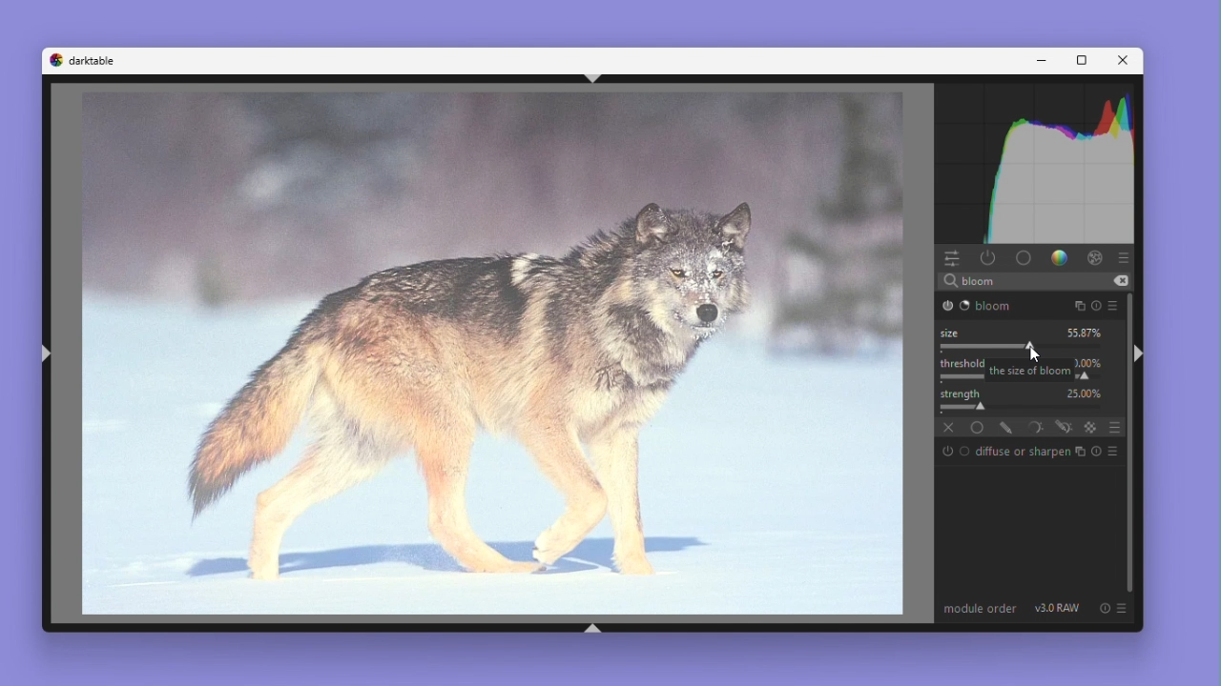 The height and width of the screenshot is (686, 1221). I want to click on cursor, so click(1042, 353).